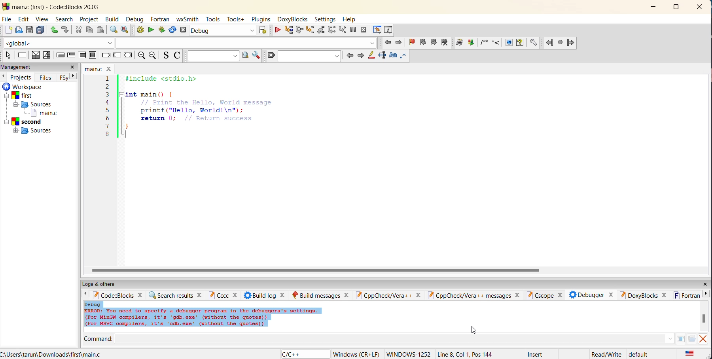 This screenshot has width=712, height=359. What do you see at coordinates (343, 30) in the screenshot?
I see `step into instruction` at bounding box center [343, 30].